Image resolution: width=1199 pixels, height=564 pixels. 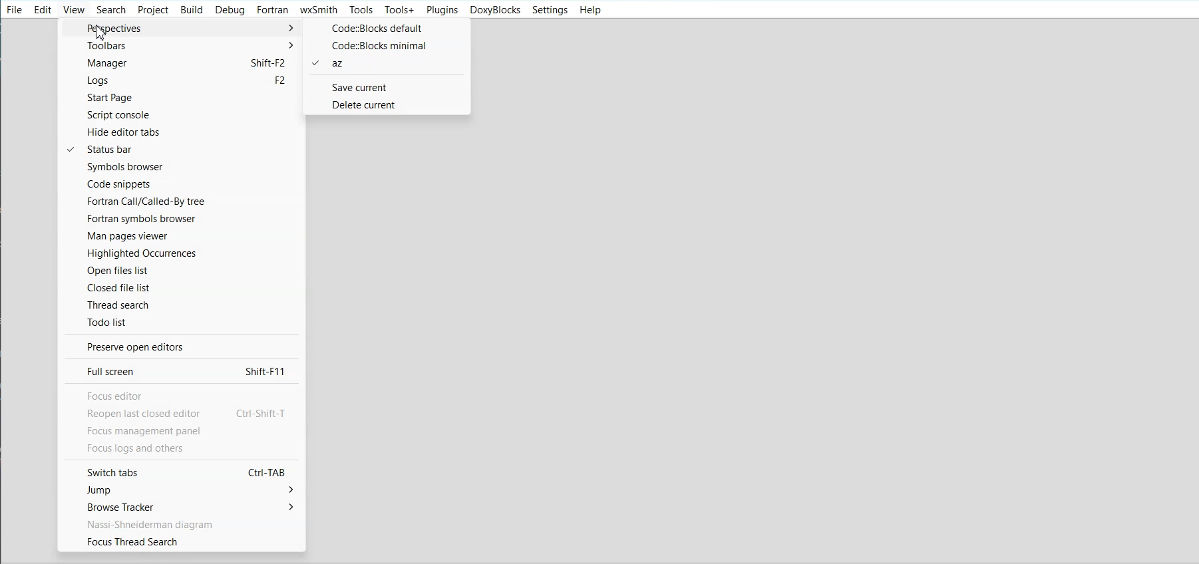 What do you see at coordinates (399, 10) in the screenshot?
I see `Tools+` at bounding box center [399, 10].